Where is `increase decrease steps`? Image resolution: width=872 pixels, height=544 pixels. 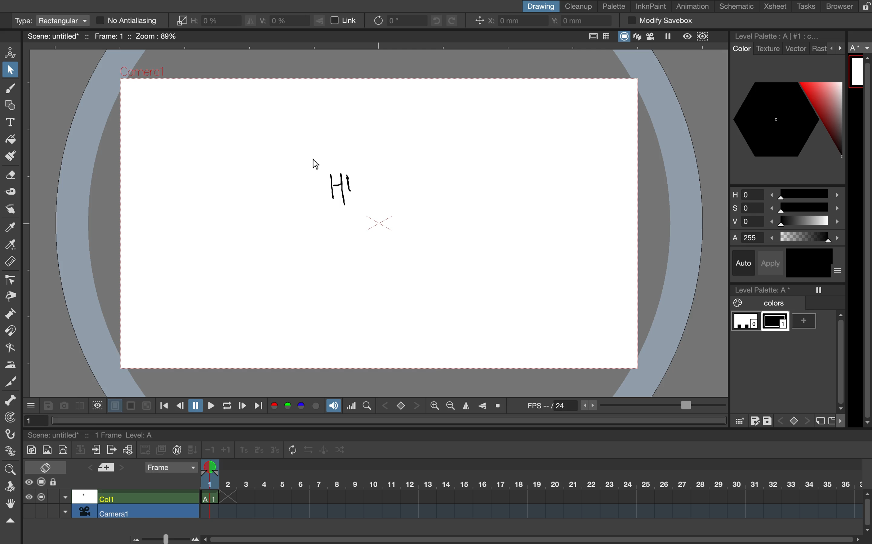
increase decrease steps is located at coordinates (216, 450).